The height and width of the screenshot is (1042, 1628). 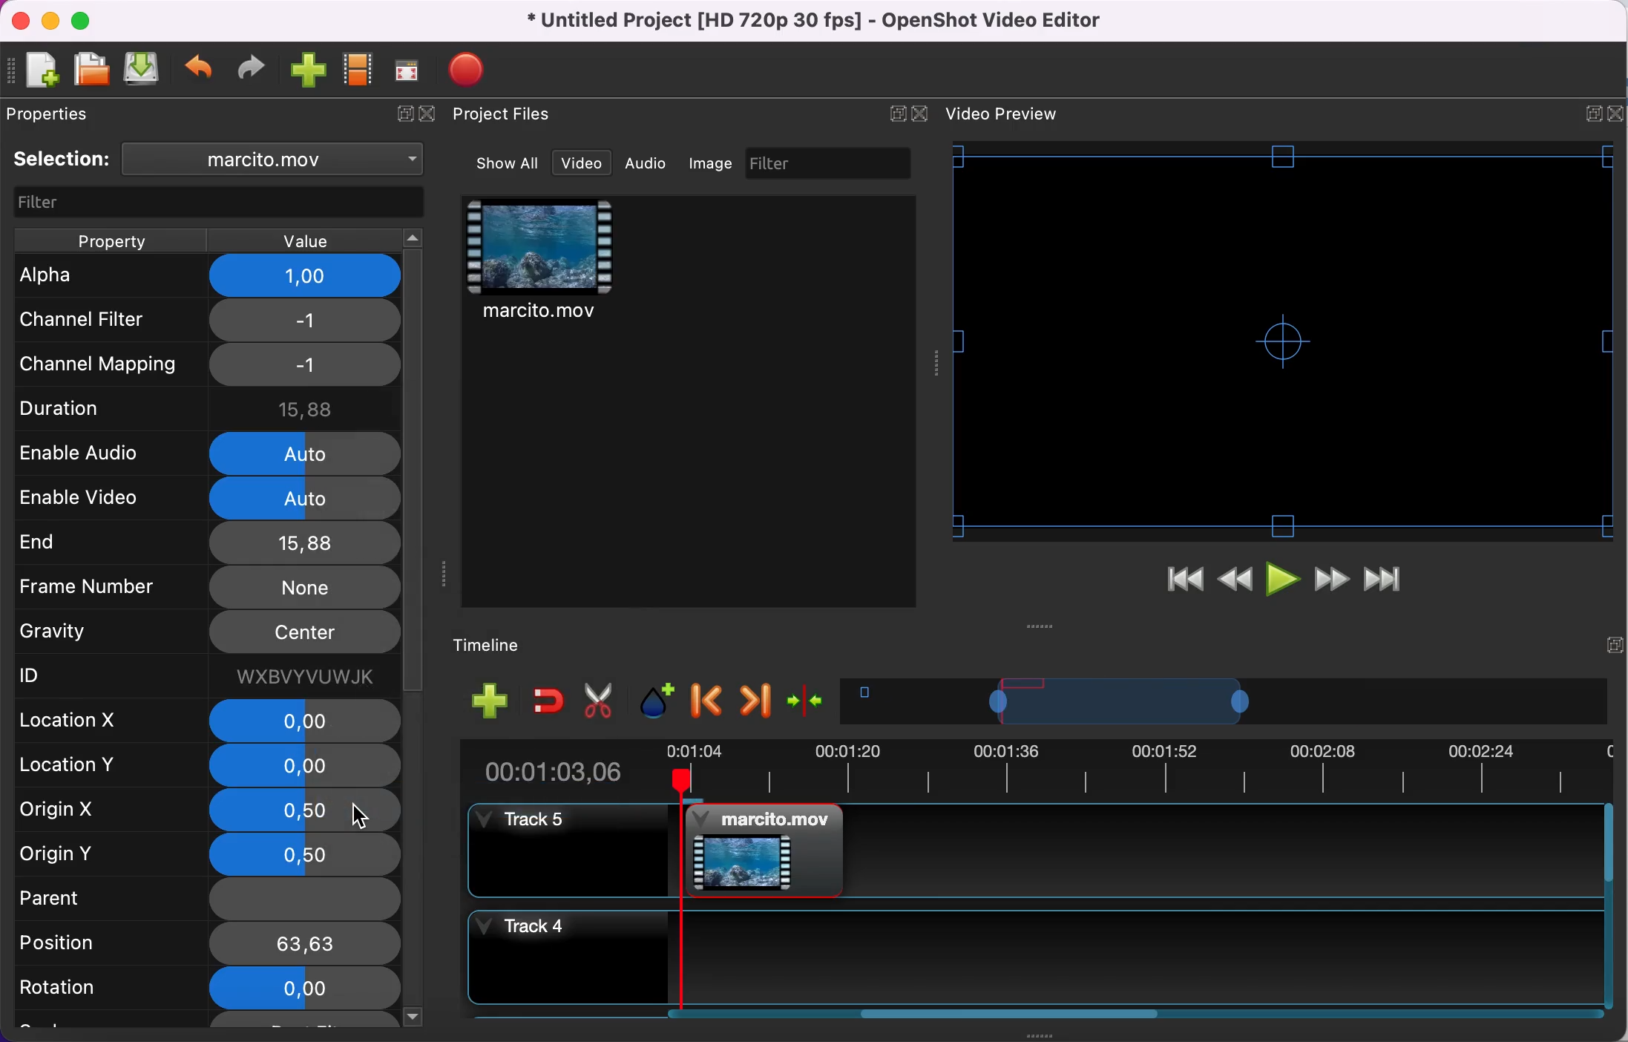 What do you see at coordinates (206, 364) in the screenshot?
I see `channel mapping -1` at bounding box center [206, 364].